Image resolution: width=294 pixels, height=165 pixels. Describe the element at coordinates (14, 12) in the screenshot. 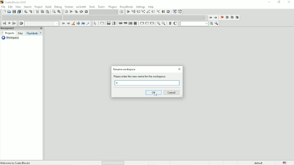

I see `Save` at that location.